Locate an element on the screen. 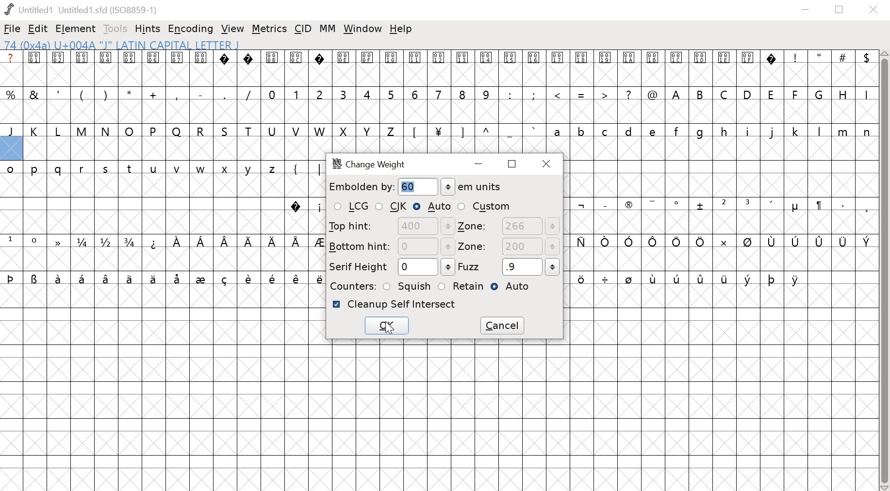  SERIF HEIGHT is located at coordinates (390, 267).